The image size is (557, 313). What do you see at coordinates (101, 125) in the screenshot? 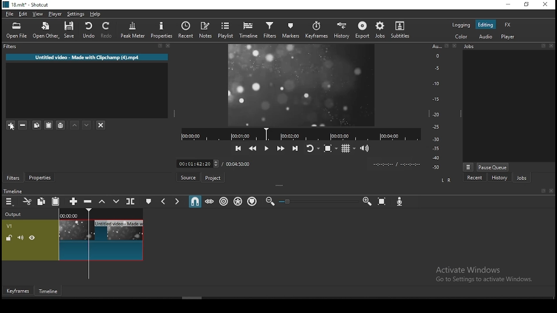
I see `deselect filter` at bounding box center [101, 125].